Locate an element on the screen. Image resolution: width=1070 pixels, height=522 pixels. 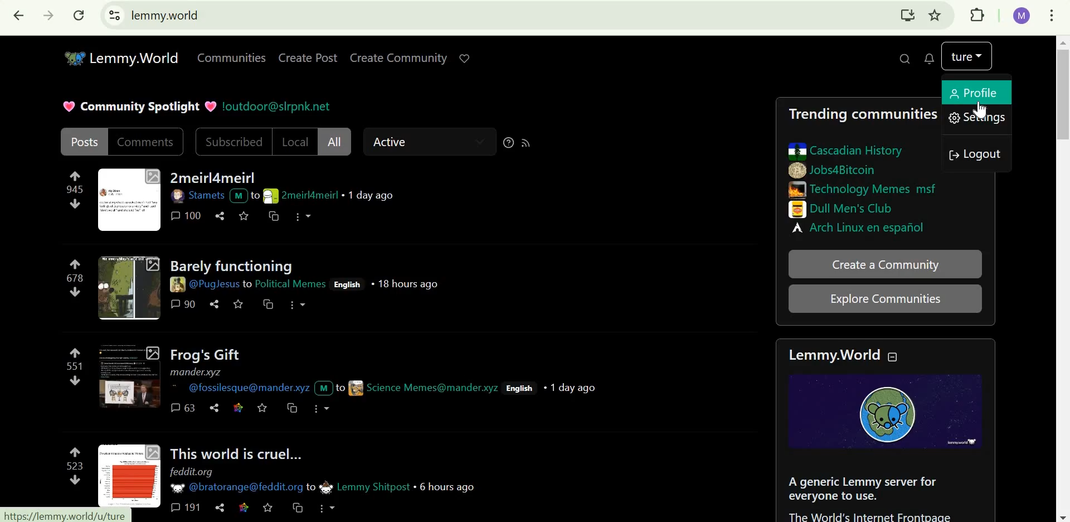
downvote is located at coordinates (74, 205).